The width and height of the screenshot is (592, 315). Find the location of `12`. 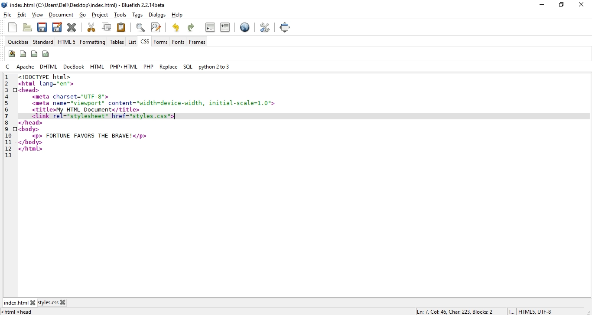

12 is located at coordinates (7, 148).